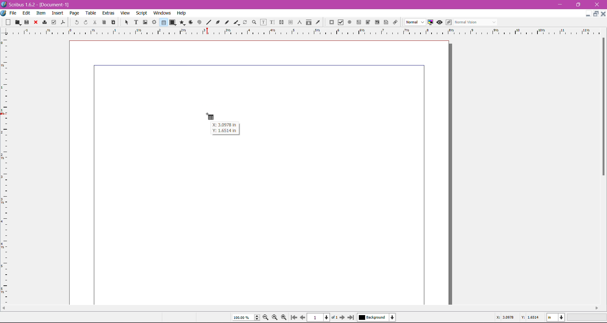 The width and height of the screenshot is (607, 323). Describe the element at coordinates (181, 13) in the screenshot. I see `Help` at that location.